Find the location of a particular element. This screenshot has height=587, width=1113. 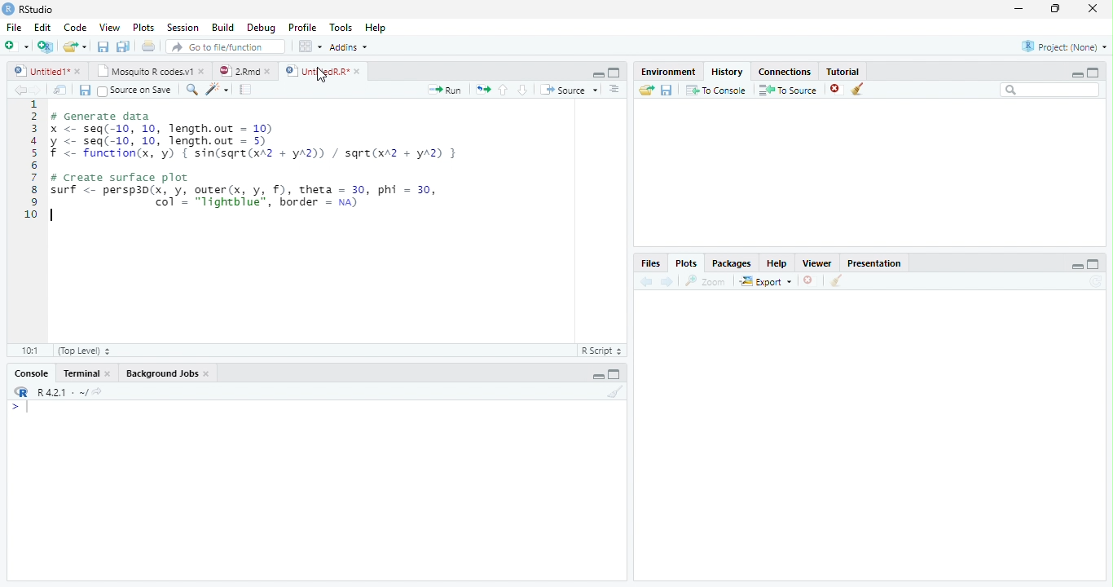

Profile is located at coordinates (303, 27).